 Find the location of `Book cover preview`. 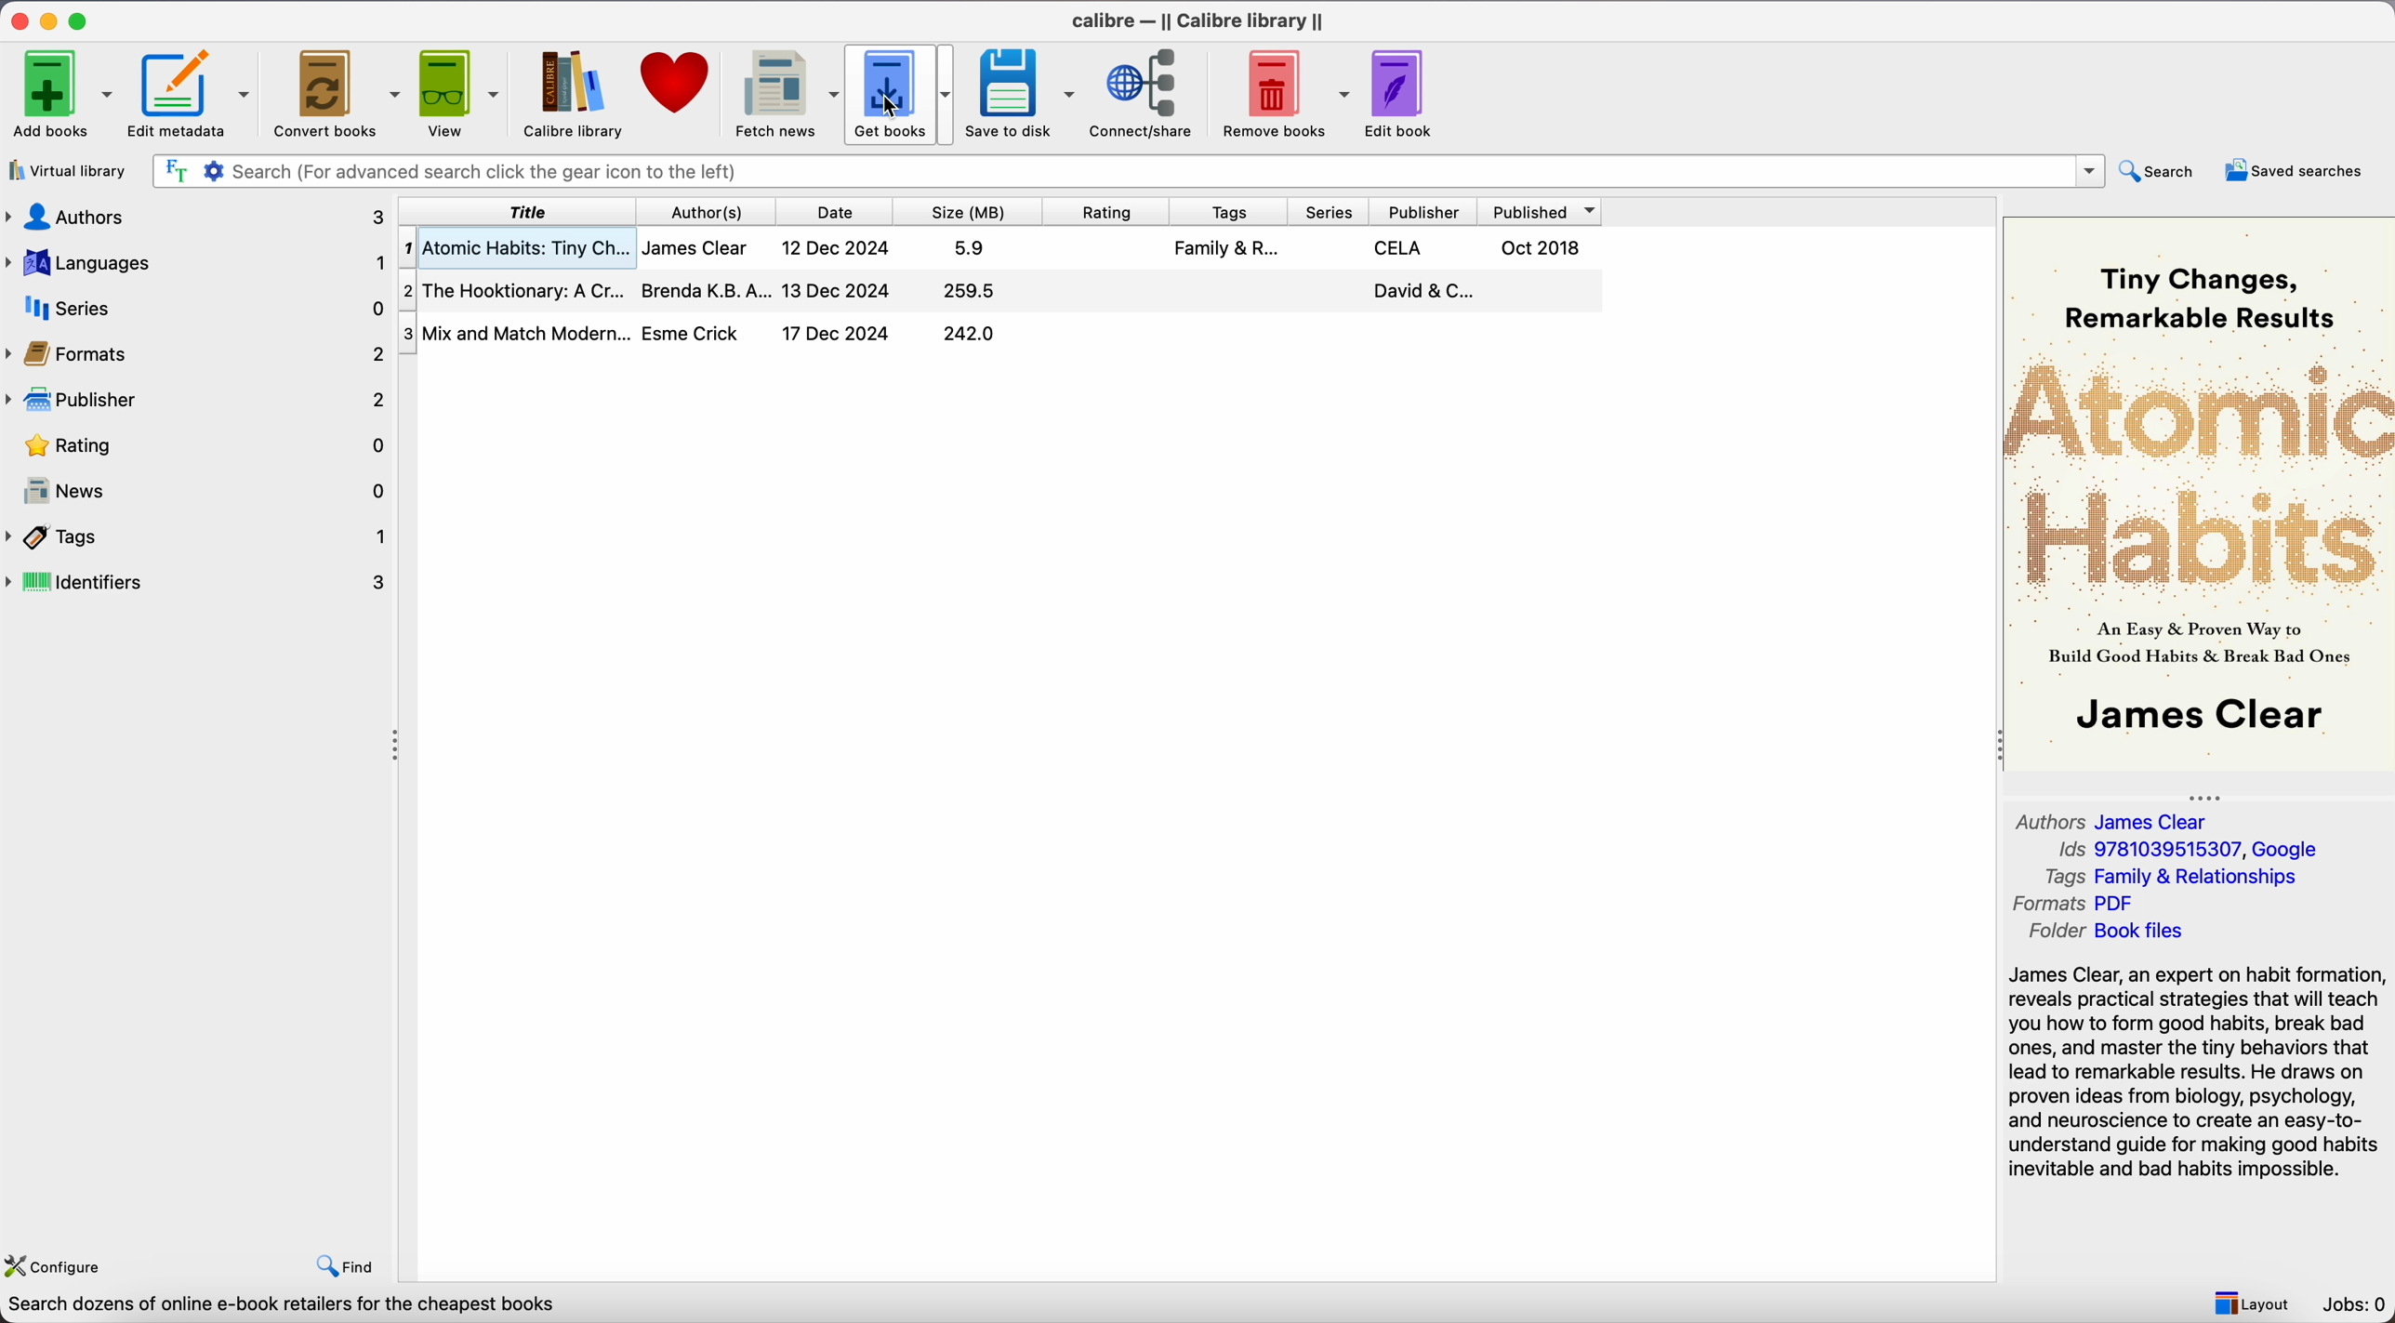

Book cover preview is located at coordinates (2199, 492).